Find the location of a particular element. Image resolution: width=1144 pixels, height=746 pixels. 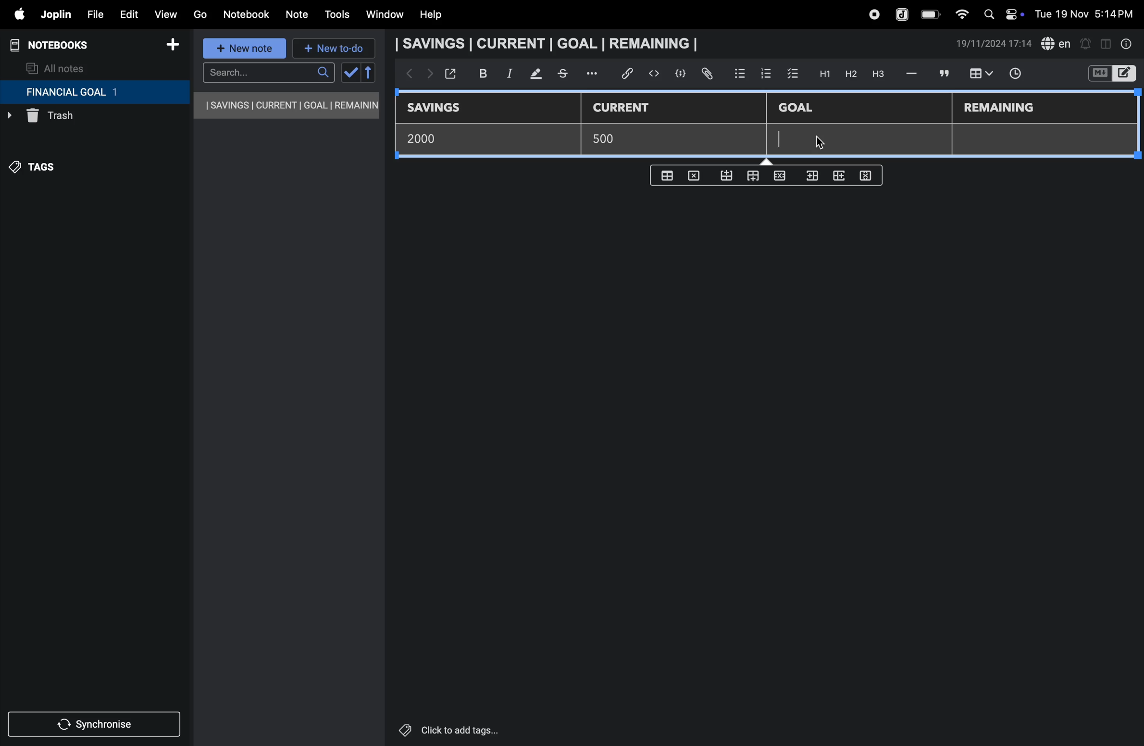

new note is located at coordinates (246, 49).